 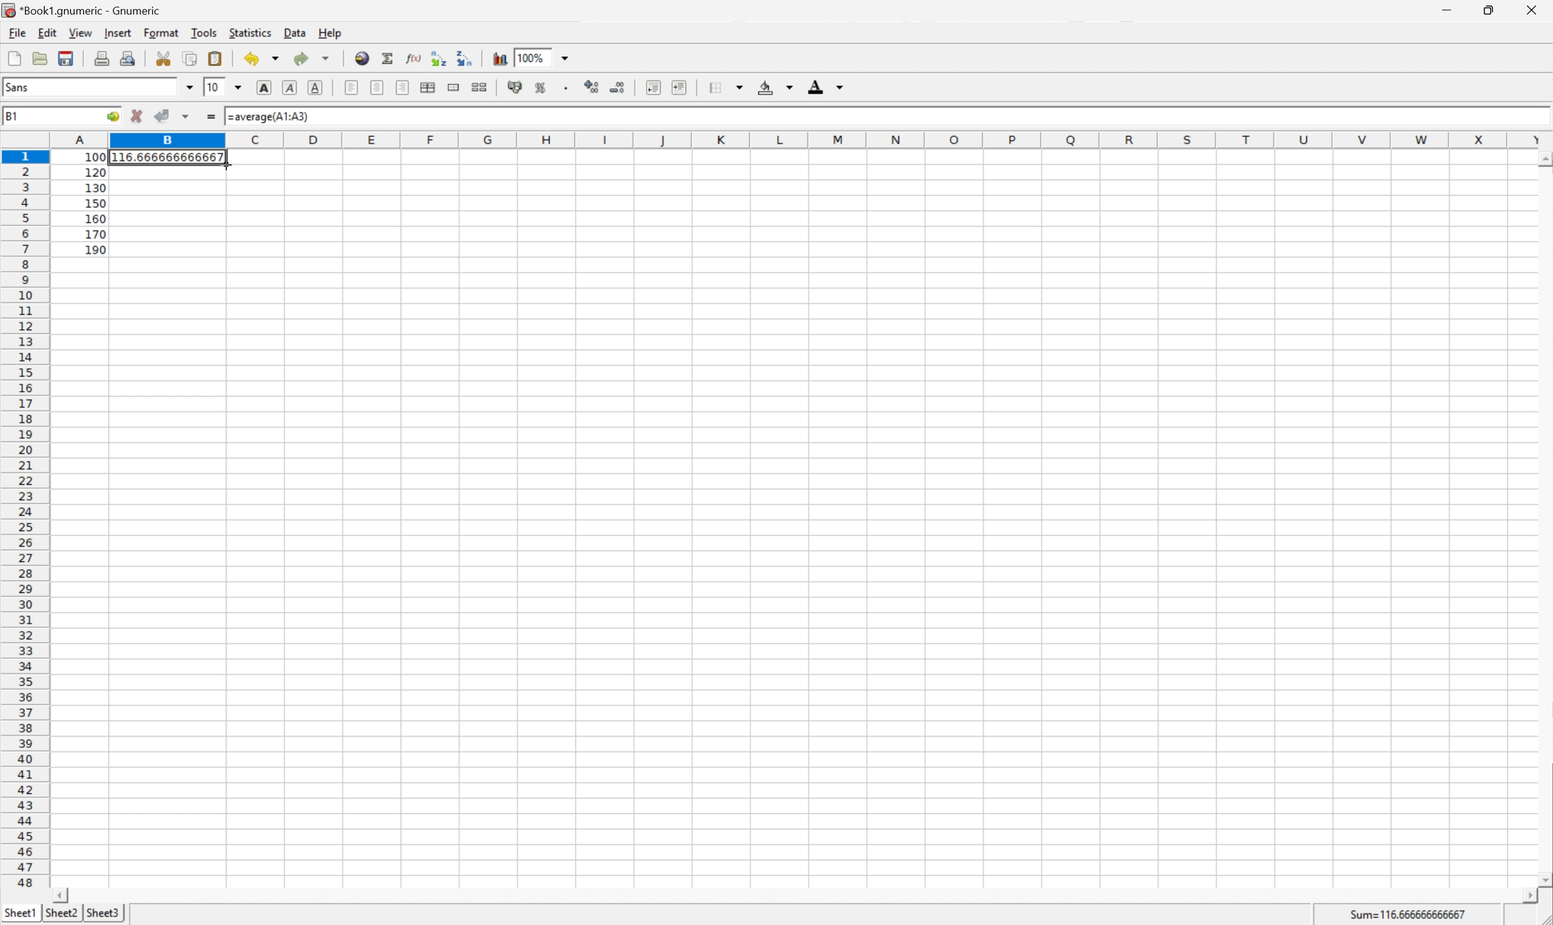 I want to click on Italic, so click(x=288, y=88).